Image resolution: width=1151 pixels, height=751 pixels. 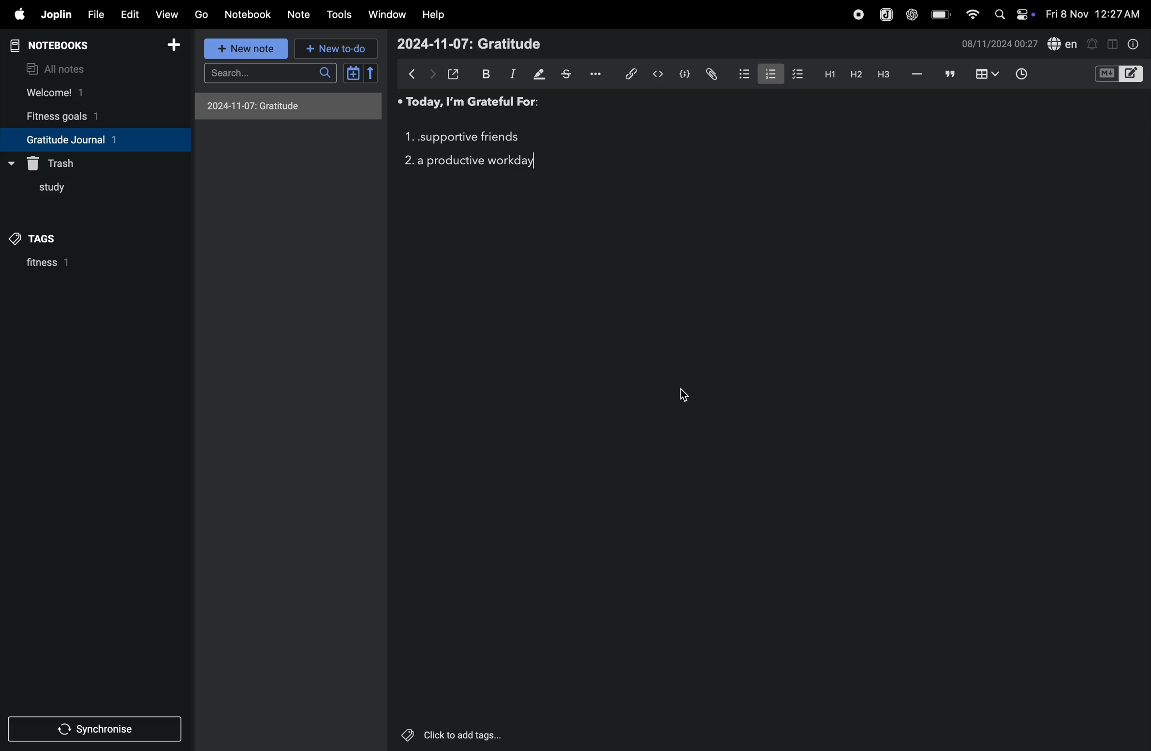 What do you see at coordinates (91, 731) in the screenshot?
I see `synchronise` at bounding box center [91, 731].